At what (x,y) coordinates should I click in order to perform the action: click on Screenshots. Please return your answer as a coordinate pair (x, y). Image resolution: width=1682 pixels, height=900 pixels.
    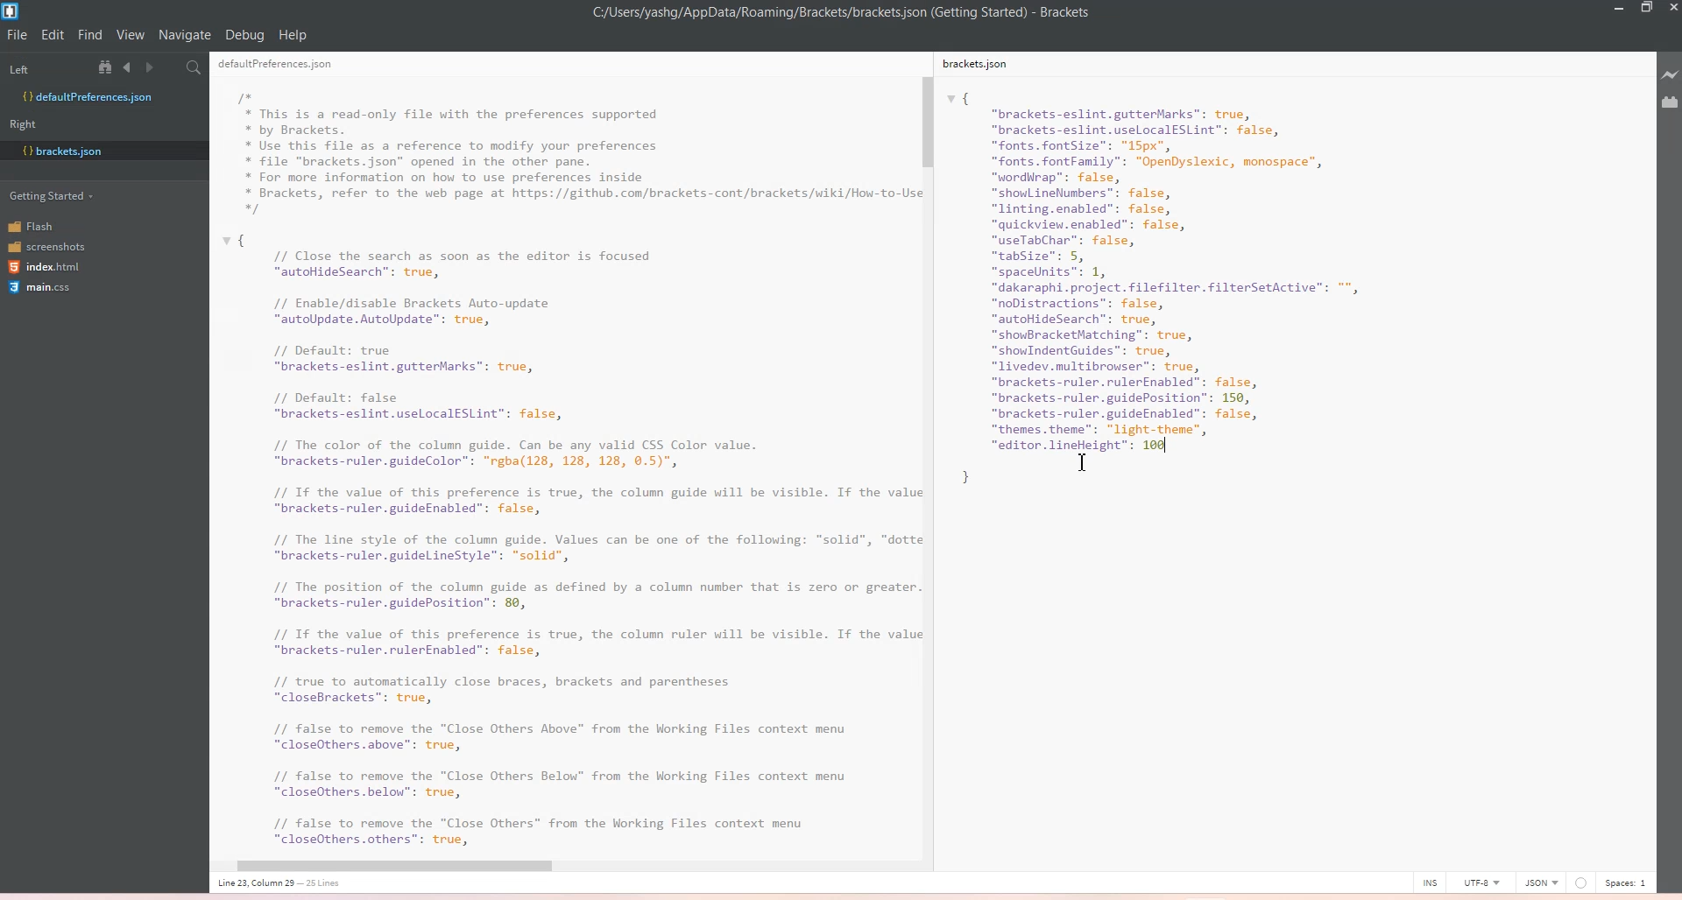
    Looking at the image, I should click on (46, 245).